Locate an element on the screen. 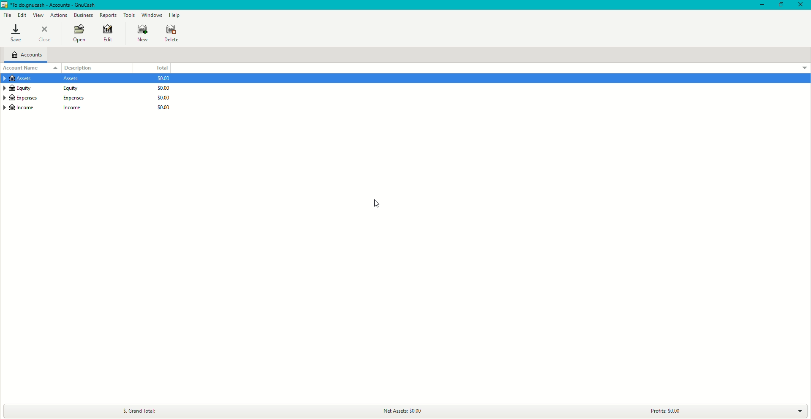 The height and width of the screenshot is (419, 811). Description is located at coordinates (84, 67).